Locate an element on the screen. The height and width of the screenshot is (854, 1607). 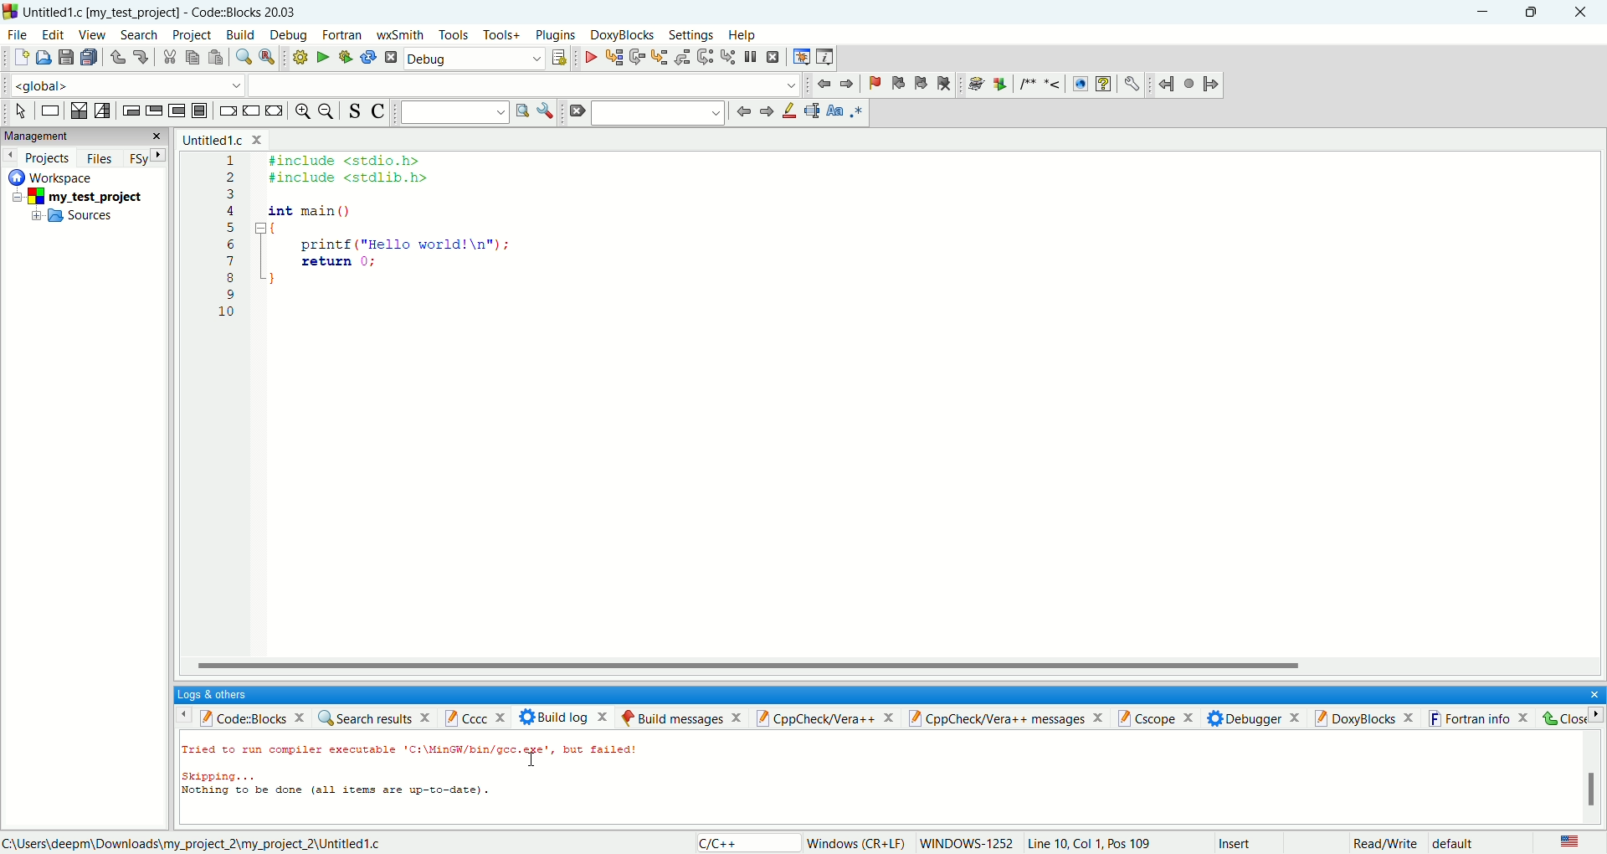
debug is located at coordinates (474, 60).